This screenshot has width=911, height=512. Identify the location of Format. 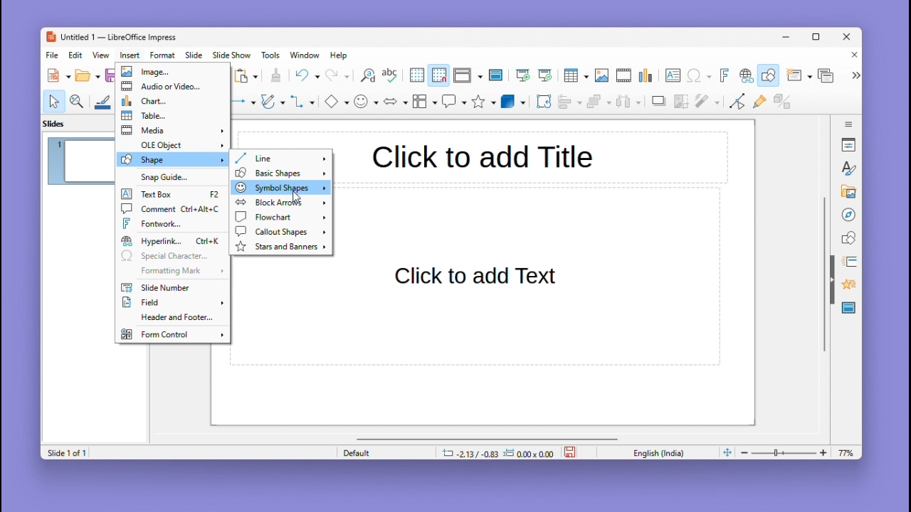
(163, 55).